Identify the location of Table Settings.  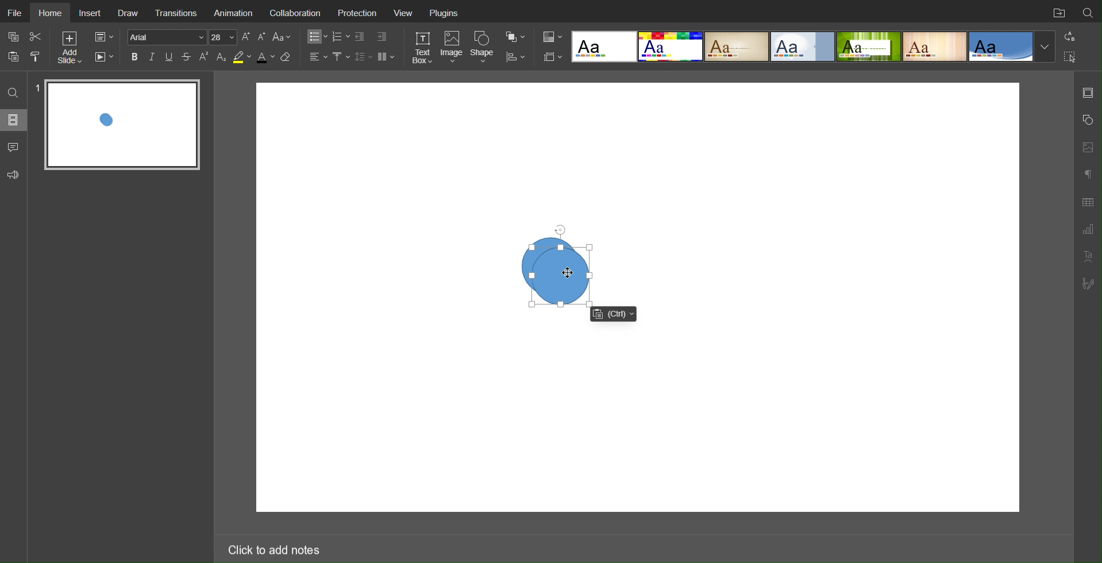
(1088, 201).